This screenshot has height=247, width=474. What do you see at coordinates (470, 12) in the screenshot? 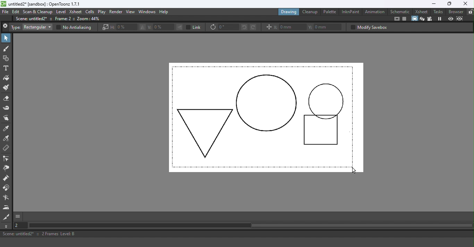
I see `Lock rooms tab` at bounding box center [470, 12].